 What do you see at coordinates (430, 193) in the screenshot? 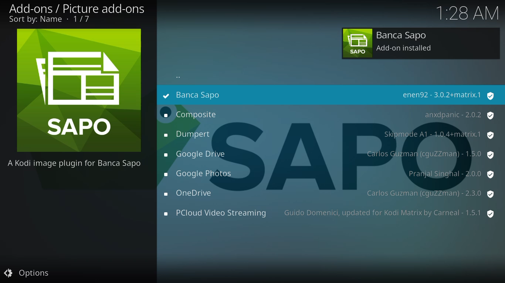
I see `version` at bounding box center [430, 193].